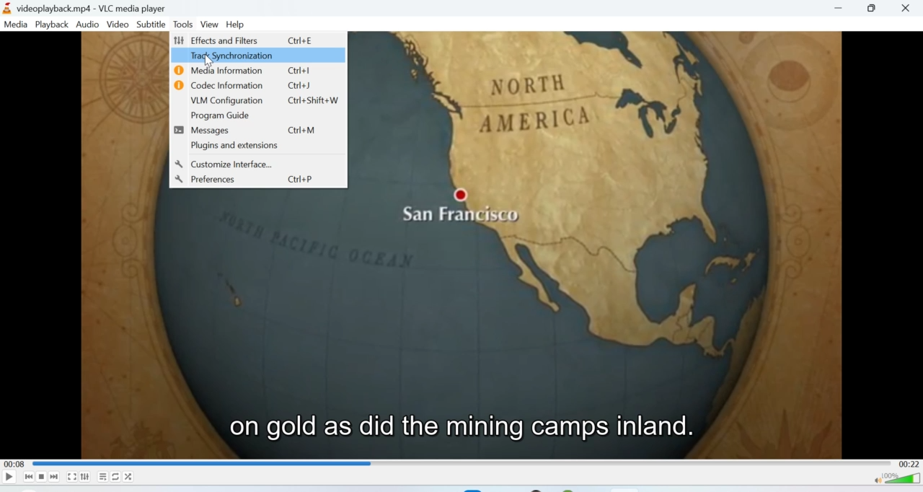 The width and height of the screenshot is (923, 492). What do you see at coordinates (210, 25) in the screenshot?
I see `View` at bounding box center [210, 25].